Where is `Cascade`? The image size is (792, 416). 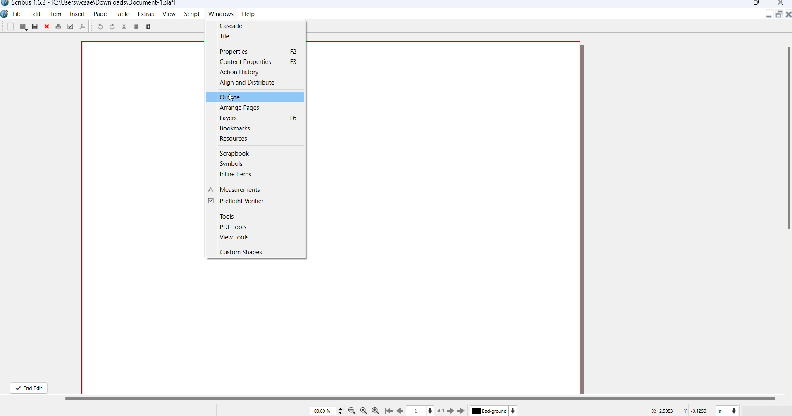
Cascade is located at coordinates (236, 25).